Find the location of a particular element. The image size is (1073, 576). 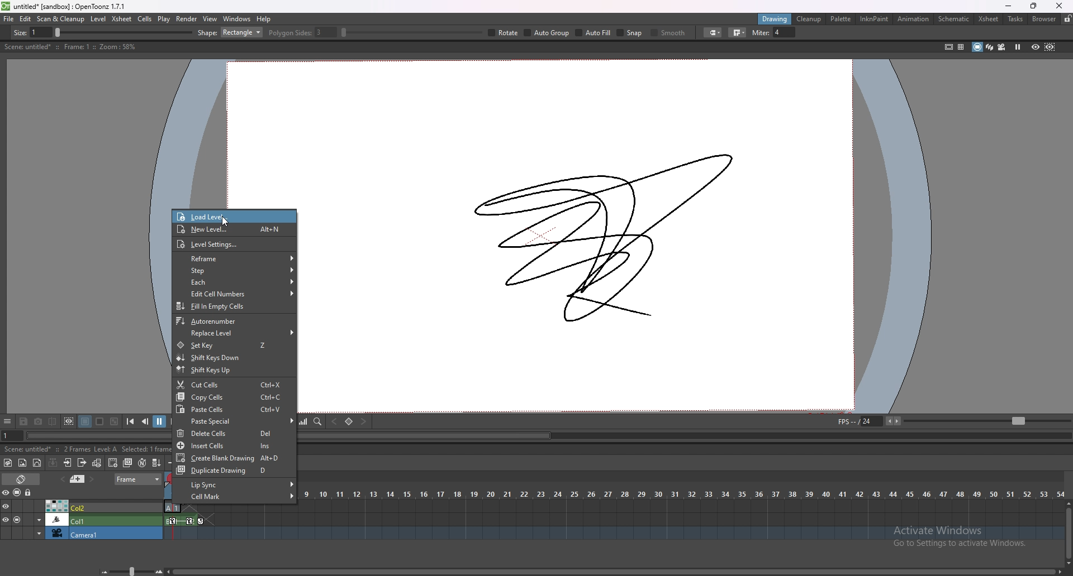

resize is located at coordinates (1033, 7).